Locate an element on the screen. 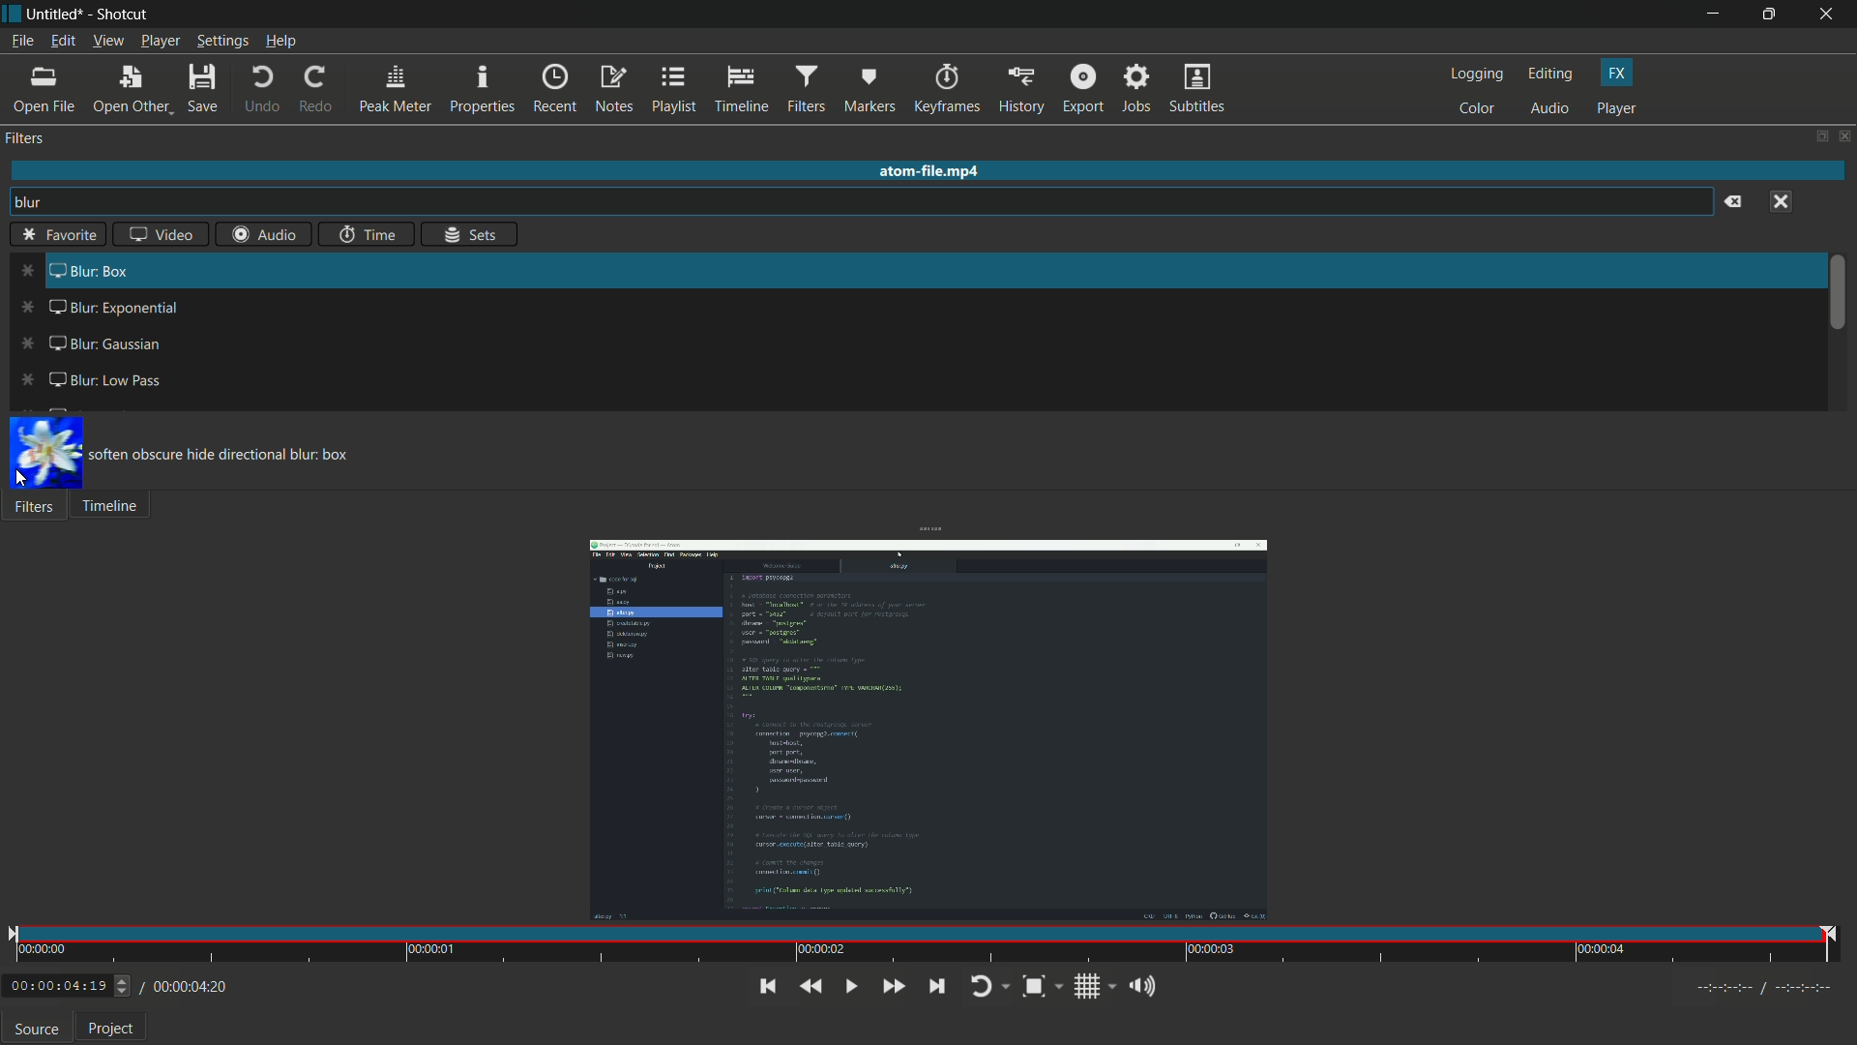  toggle play is located at coordinates (848, 986).